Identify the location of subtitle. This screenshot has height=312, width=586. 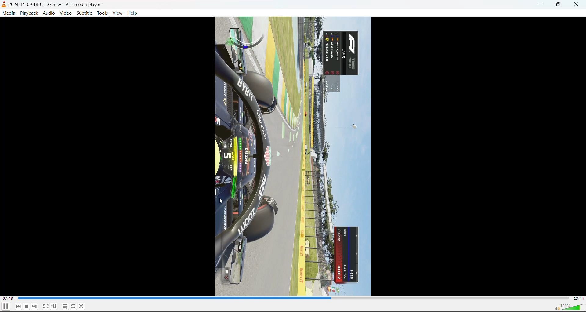
(84, 13).